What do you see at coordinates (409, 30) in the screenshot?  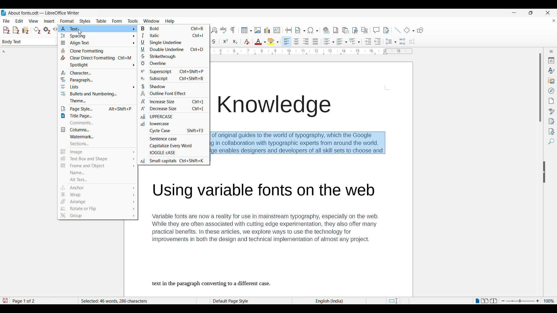 I see `Basic shape options` at bounding box center [409, 30].